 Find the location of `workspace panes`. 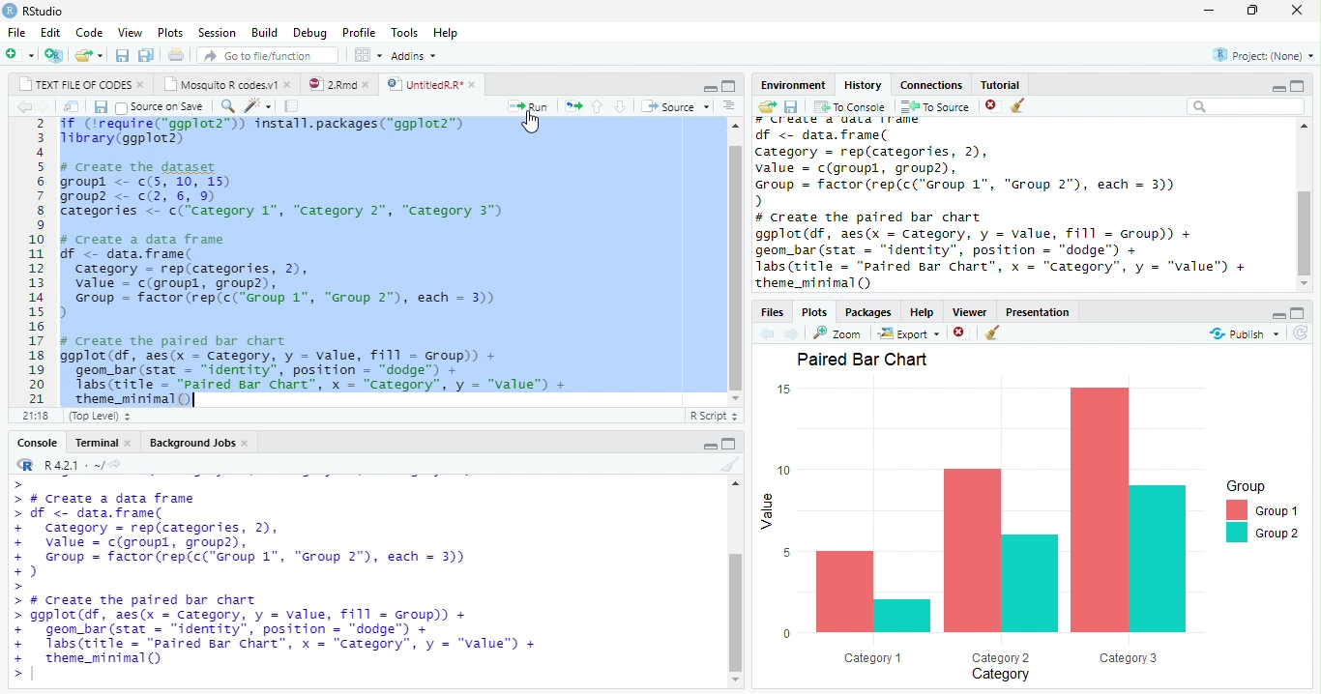

workspace panes is located at coordinates (366, 56).